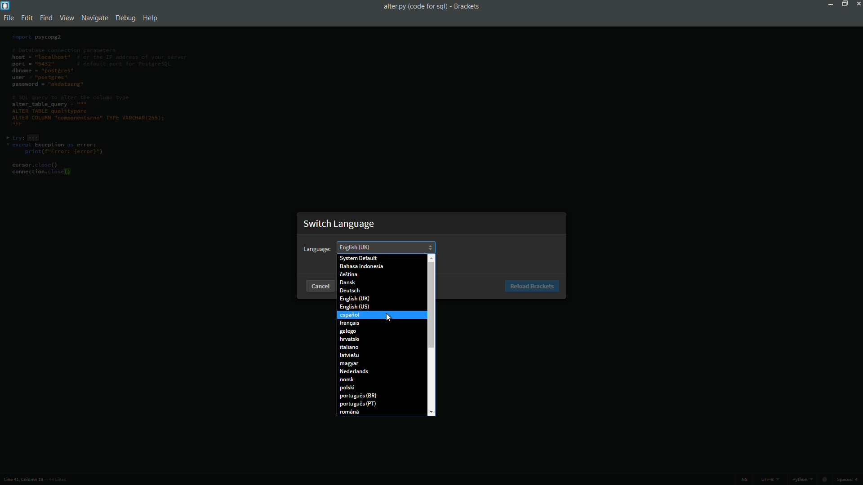 The image size is (863, 485). What do you see at coordinates (382, 331) in the screenshot?
I see `galego` at bounding box center [382, 331].